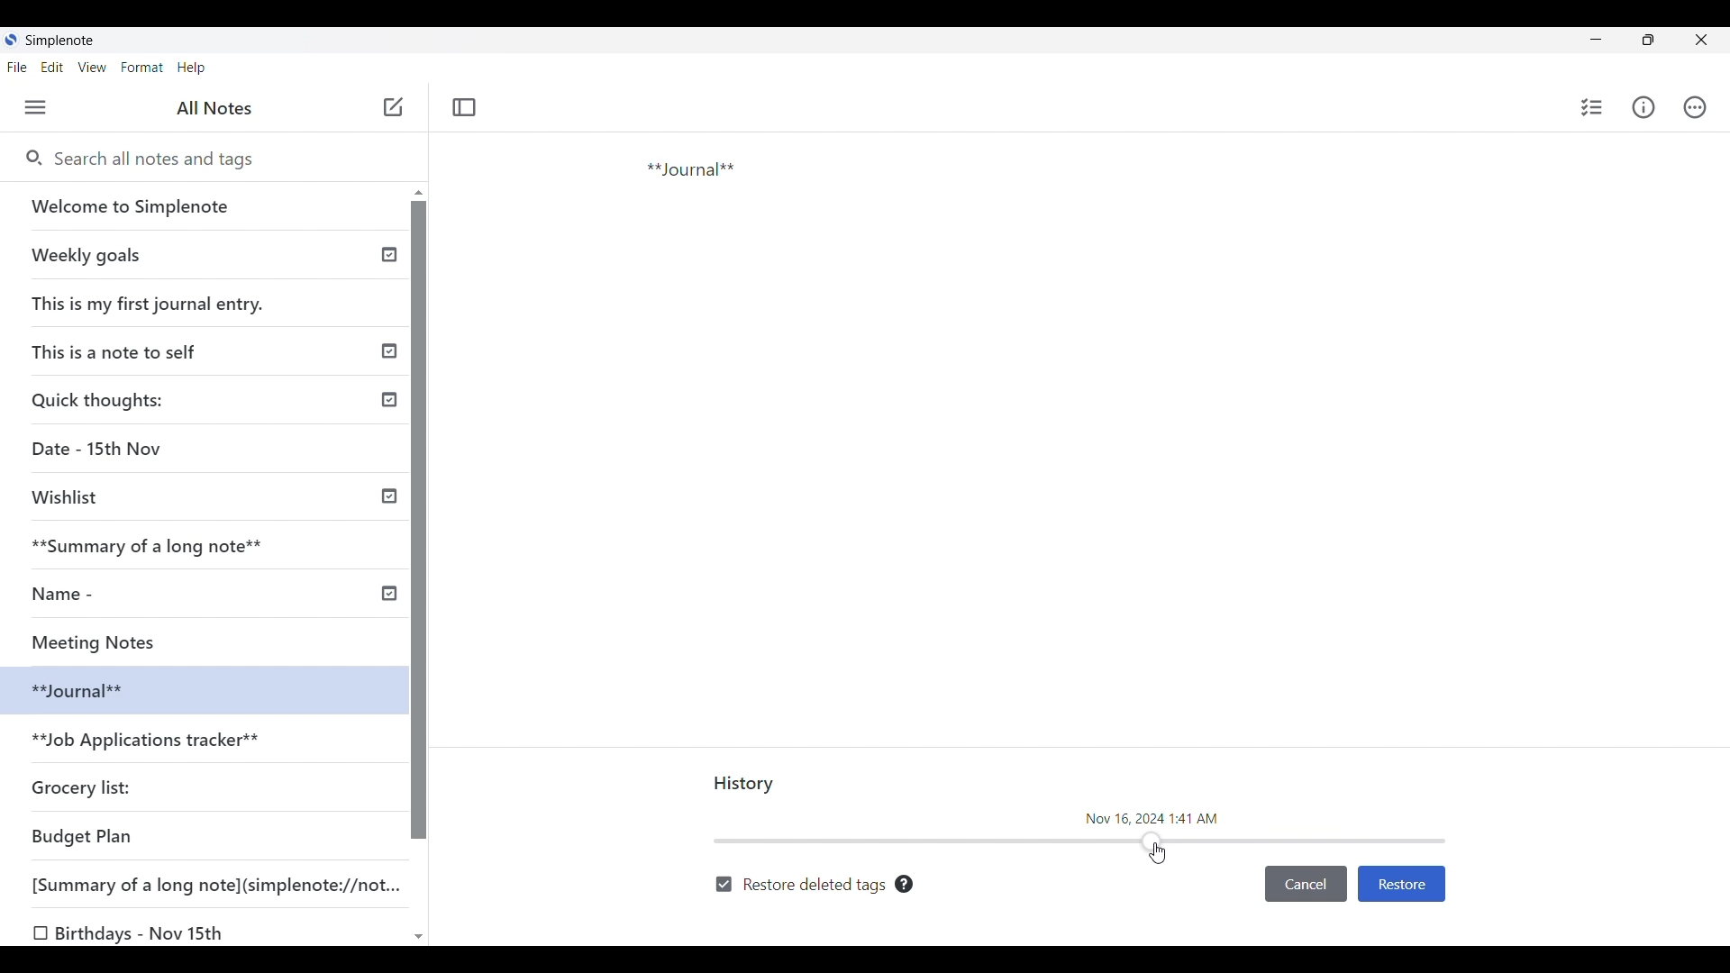 This screenshot has width=1730, height=973. Describe the element at coordinates (72, 497) in the screenshot. I see `Wishlist` at that location.